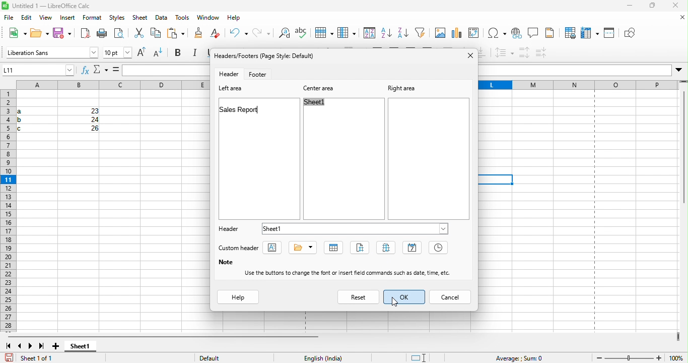  Describe the element at coordinates (155, 34) in the screenshot. I see `paste` at that location.